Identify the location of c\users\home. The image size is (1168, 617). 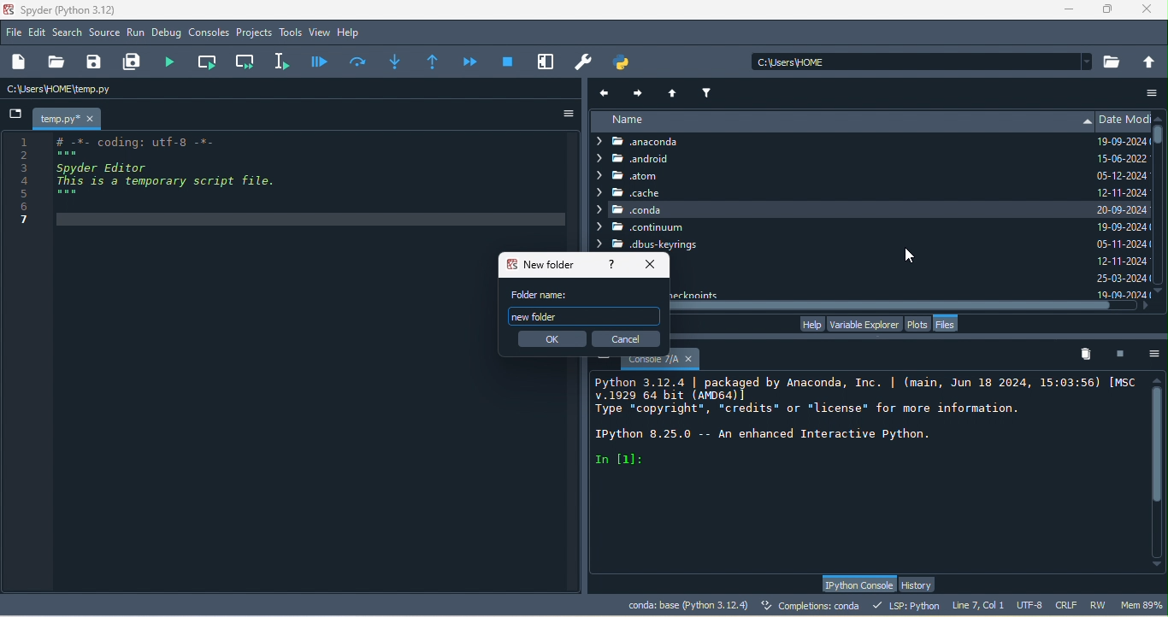
(108, 90).